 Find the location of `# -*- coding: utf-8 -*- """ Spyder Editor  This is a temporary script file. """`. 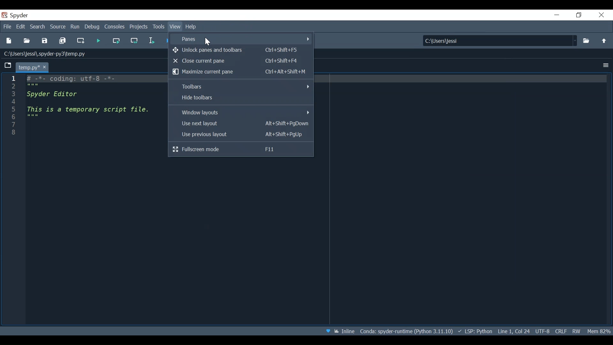

# -*- coding: utf-8 -*- """ Spyder Editor  This is a temporary script file. """ is located at coordinates (97, 112).